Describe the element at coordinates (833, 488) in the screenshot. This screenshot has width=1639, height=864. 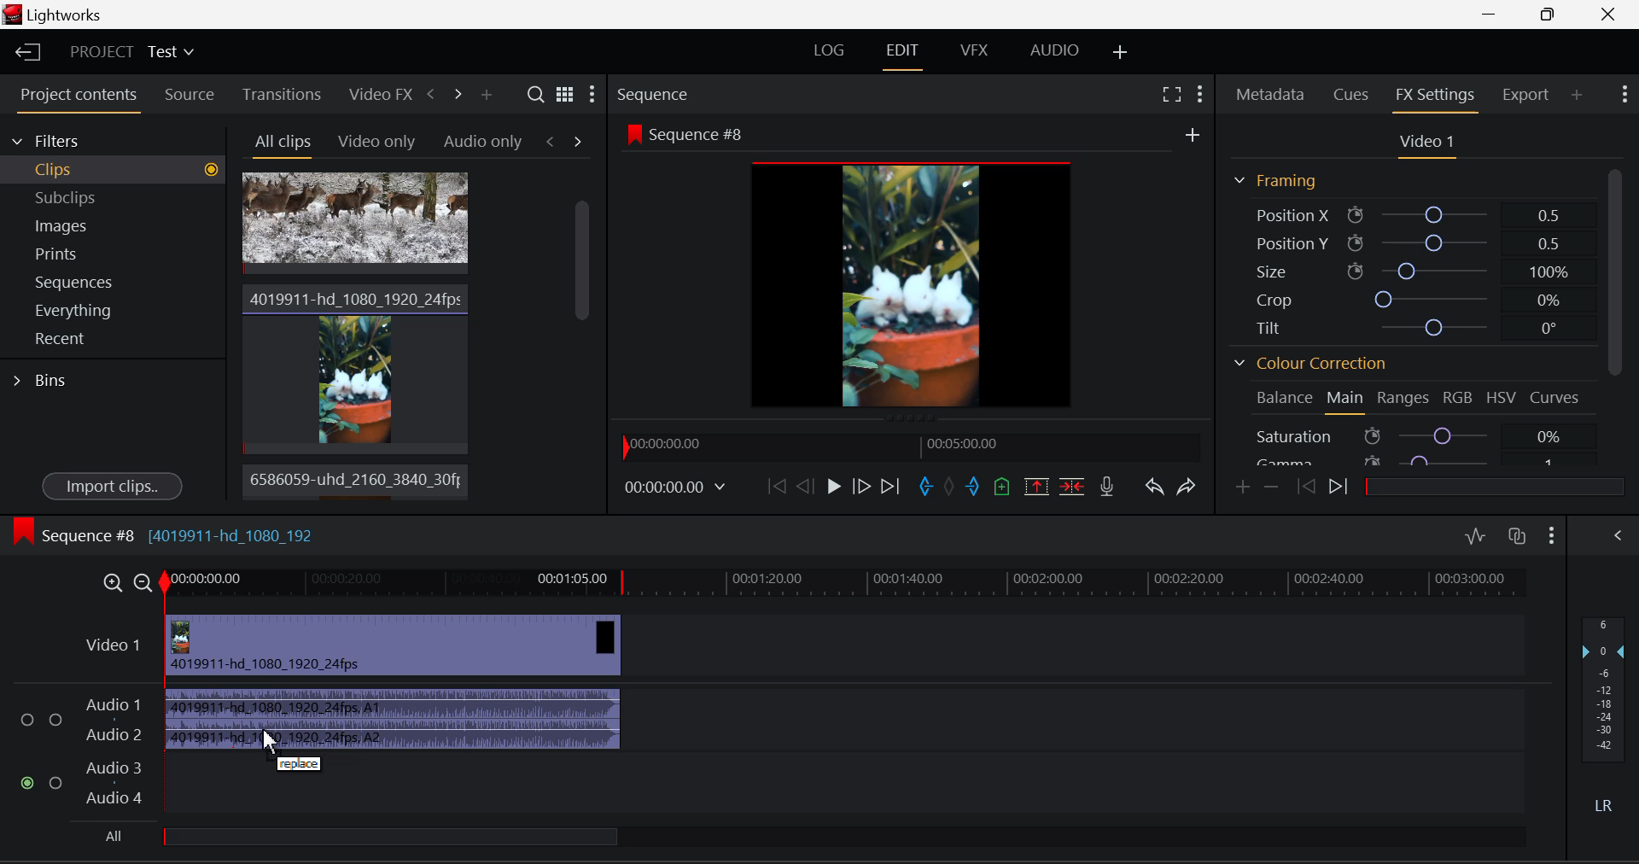
I see `Play` at that location.